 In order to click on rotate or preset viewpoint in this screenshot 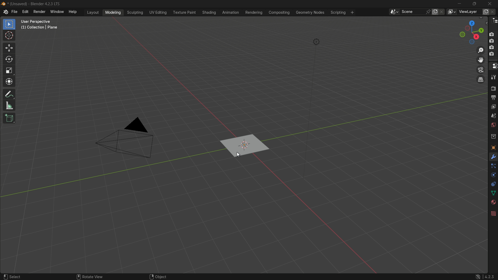, I will do `click(472, 31)`.